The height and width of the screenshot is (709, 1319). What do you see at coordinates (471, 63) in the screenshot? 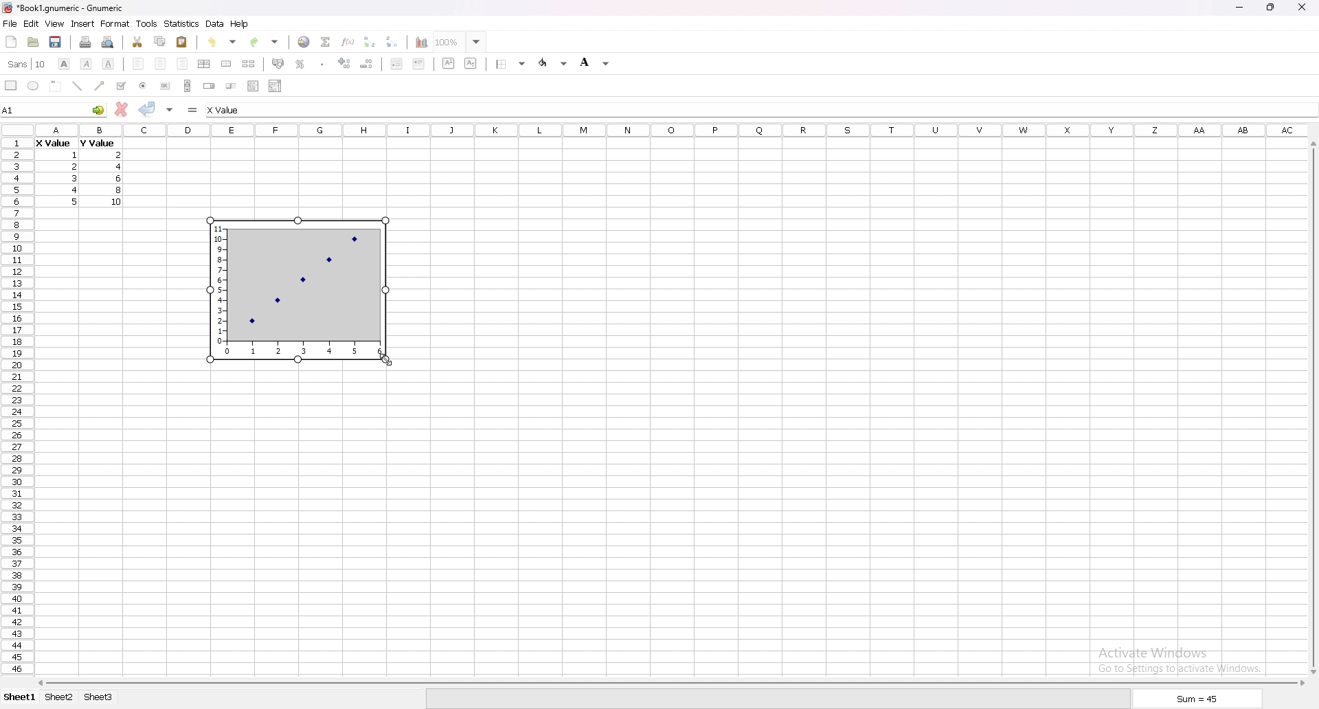
I see `subscript` at bounding box center [471, 63].